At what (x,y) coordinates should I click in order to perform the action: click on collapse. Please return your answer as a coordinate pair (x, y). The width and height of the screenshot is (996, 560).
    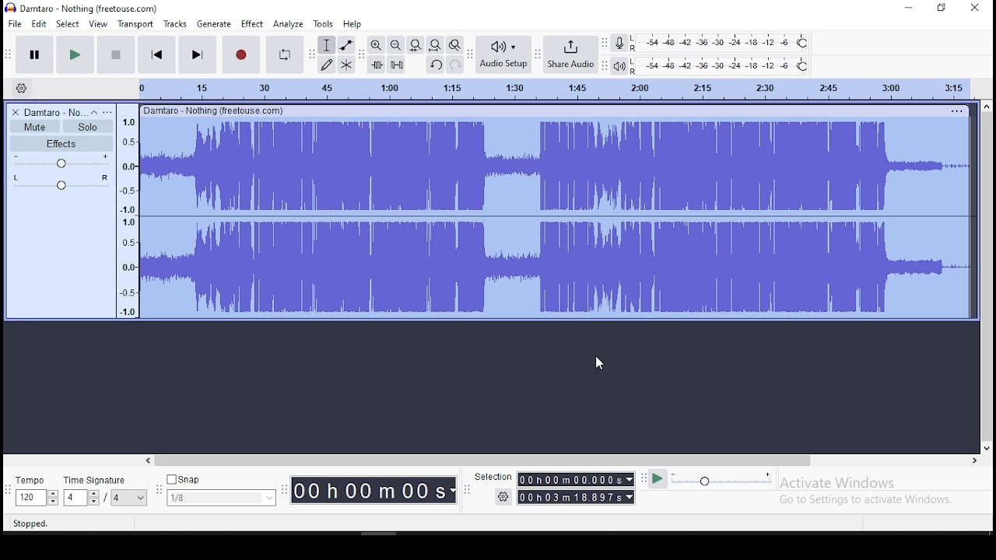
    Looking at the image, I should click on (94, 111).